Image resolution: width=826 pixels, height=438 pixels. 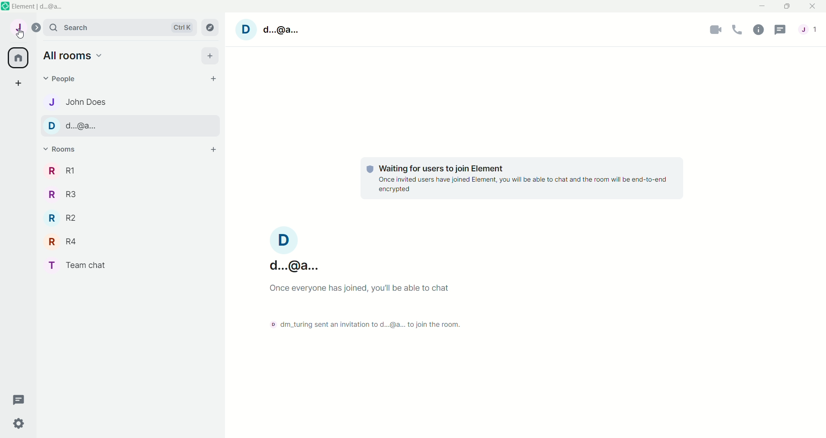 I want to click on All room, so click(x=18, y=58).